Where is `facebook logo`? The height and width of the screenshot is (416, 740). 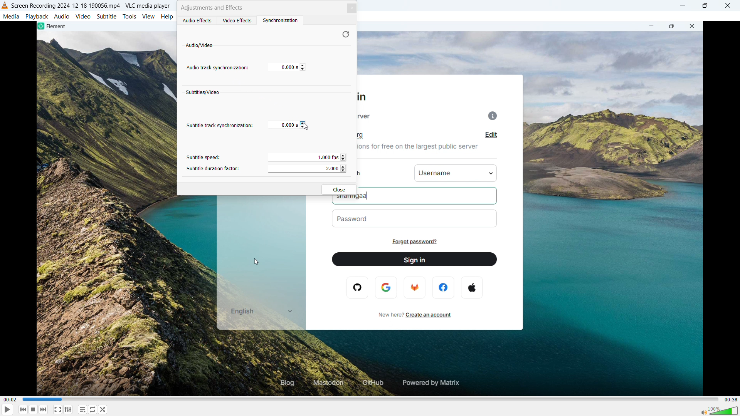 facebook logo is located at coordinates (444, 287).